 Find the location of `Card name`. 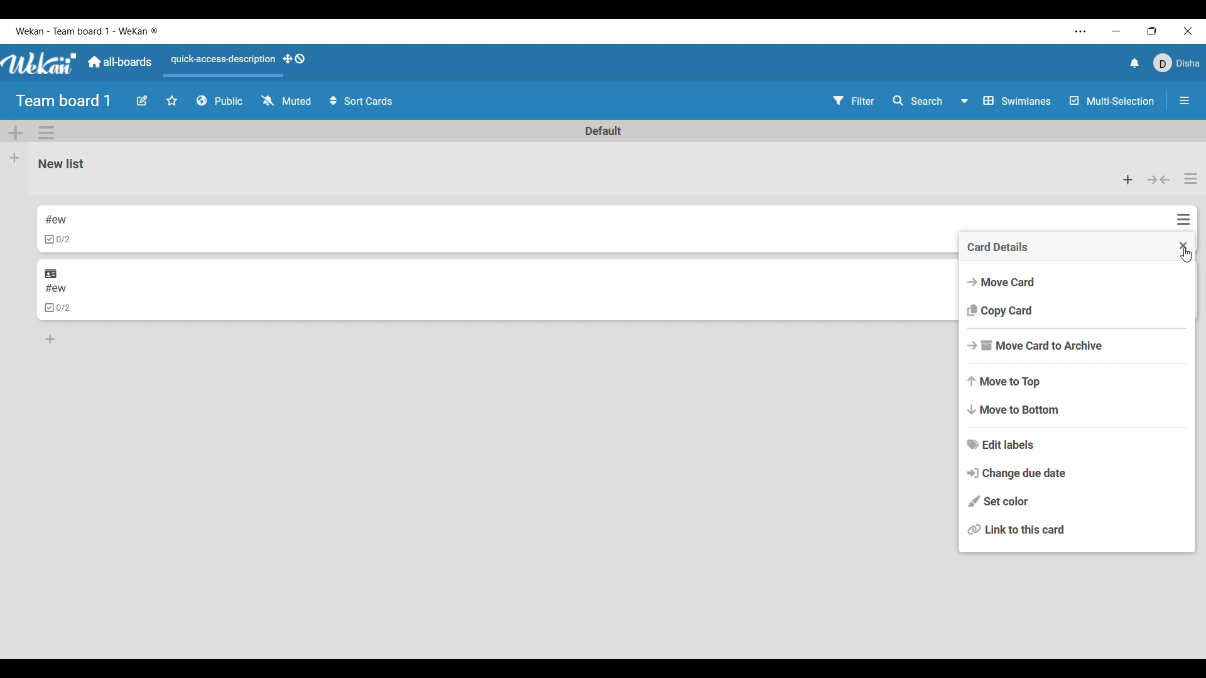

Card name is located at coordinates (56, 220).